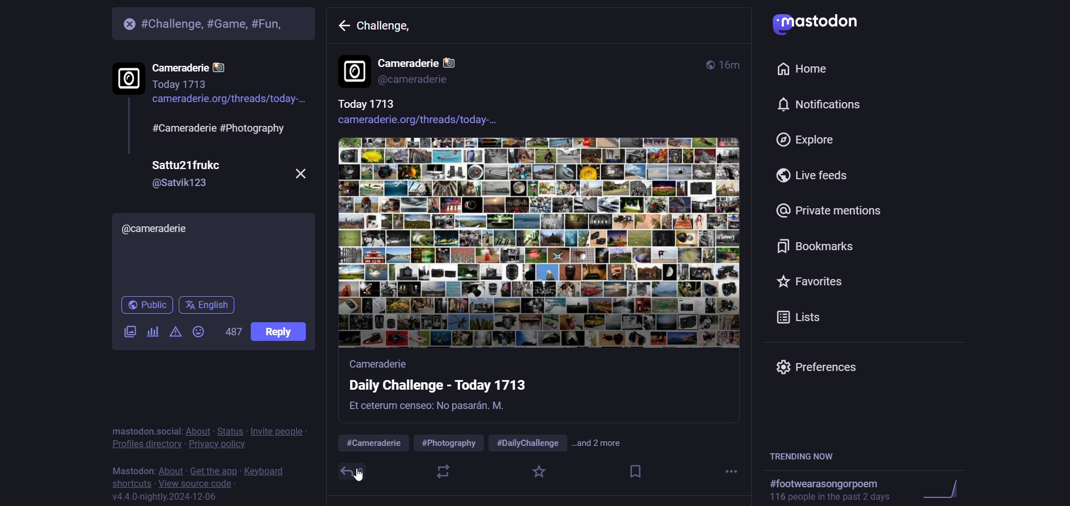  What do you see at coordinates (268, 469) in the screenshot?
I see `keyboard` at bounding box center [268, 469].